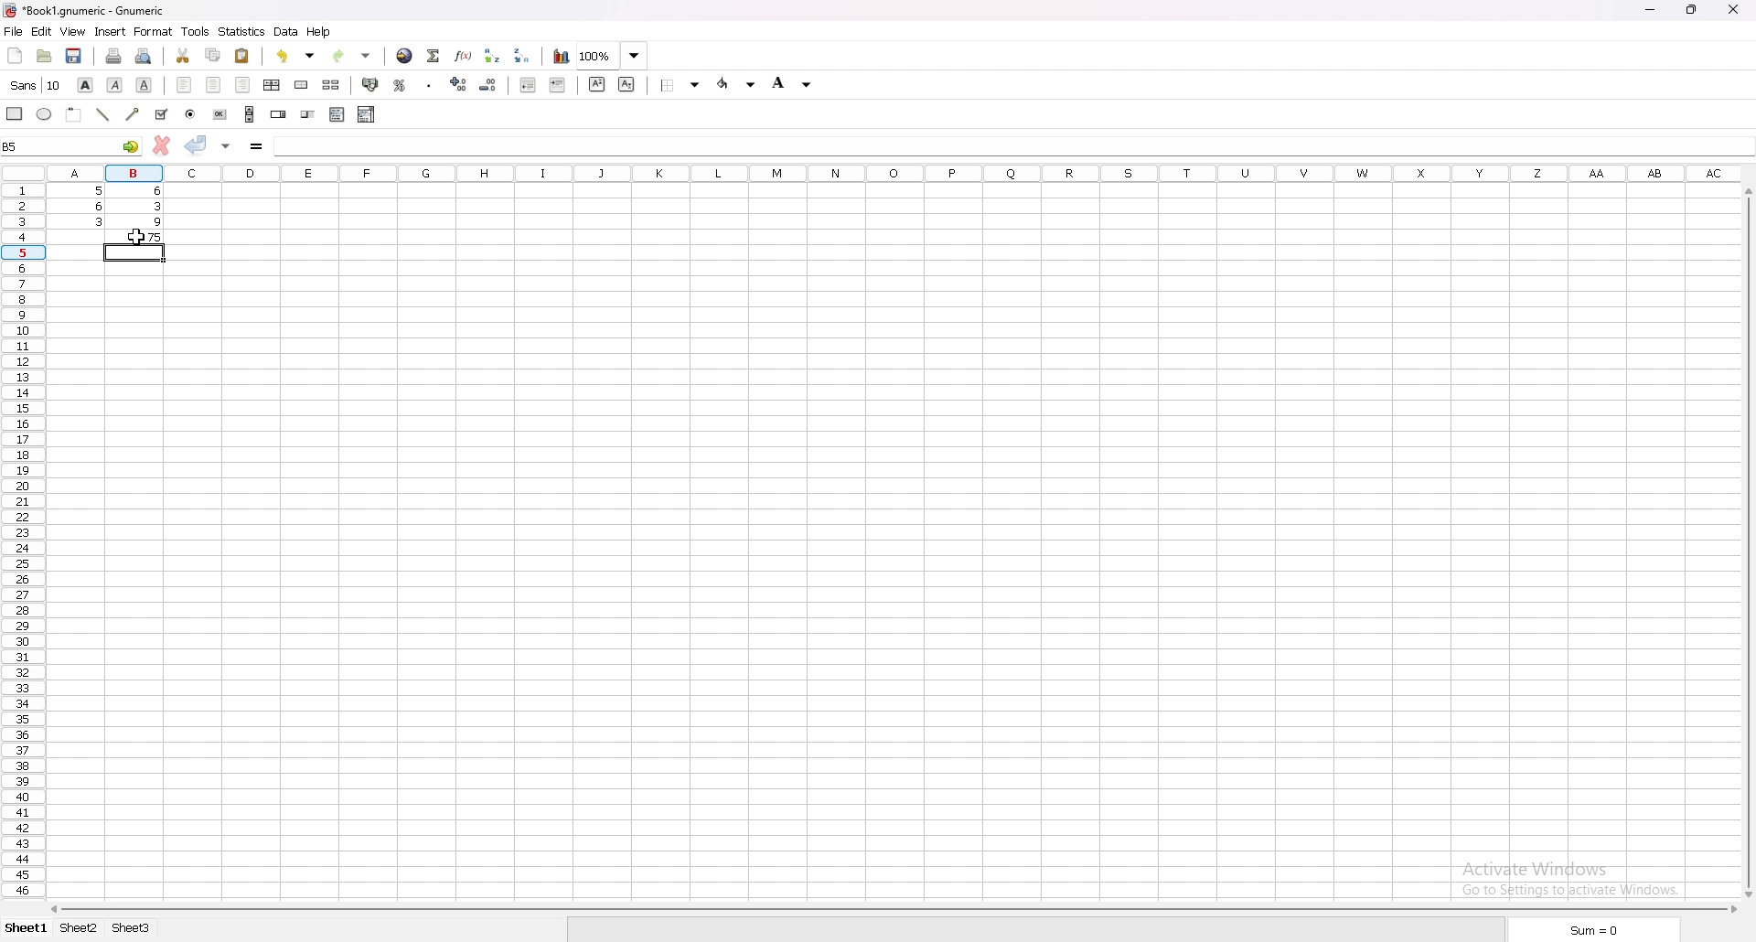 This screenshot has height=942, width=1756. I want to click on view, so click(73, 32).